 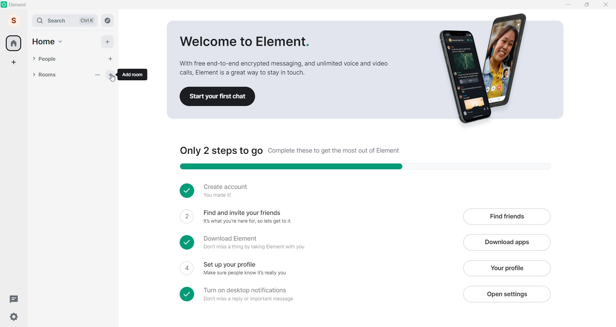 I want to click on Add People, so click(x=110, y=59).